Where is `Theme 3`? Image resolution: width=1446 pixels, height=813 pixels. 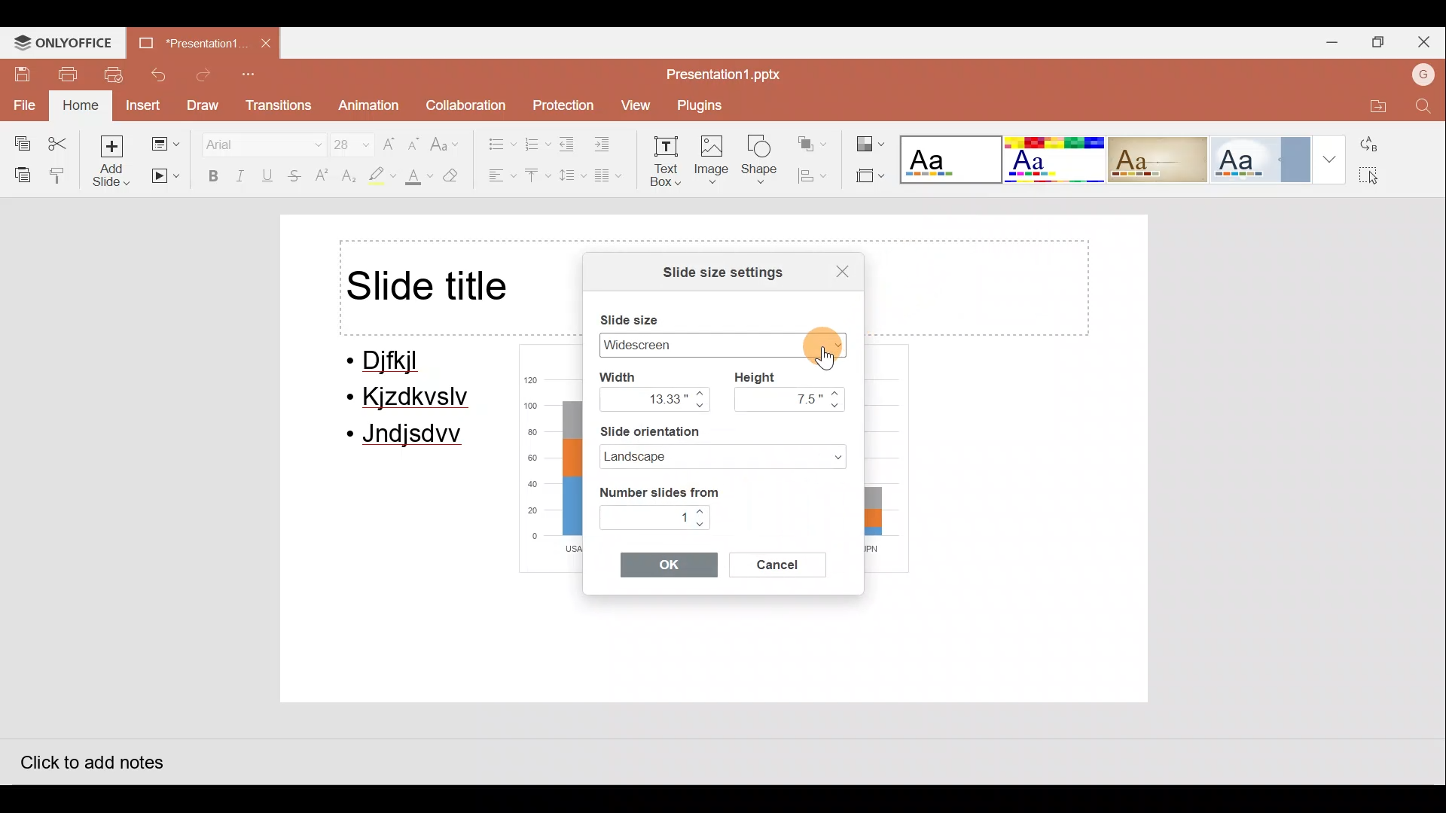 Theme 3 is located at coordinates (1167, 159).